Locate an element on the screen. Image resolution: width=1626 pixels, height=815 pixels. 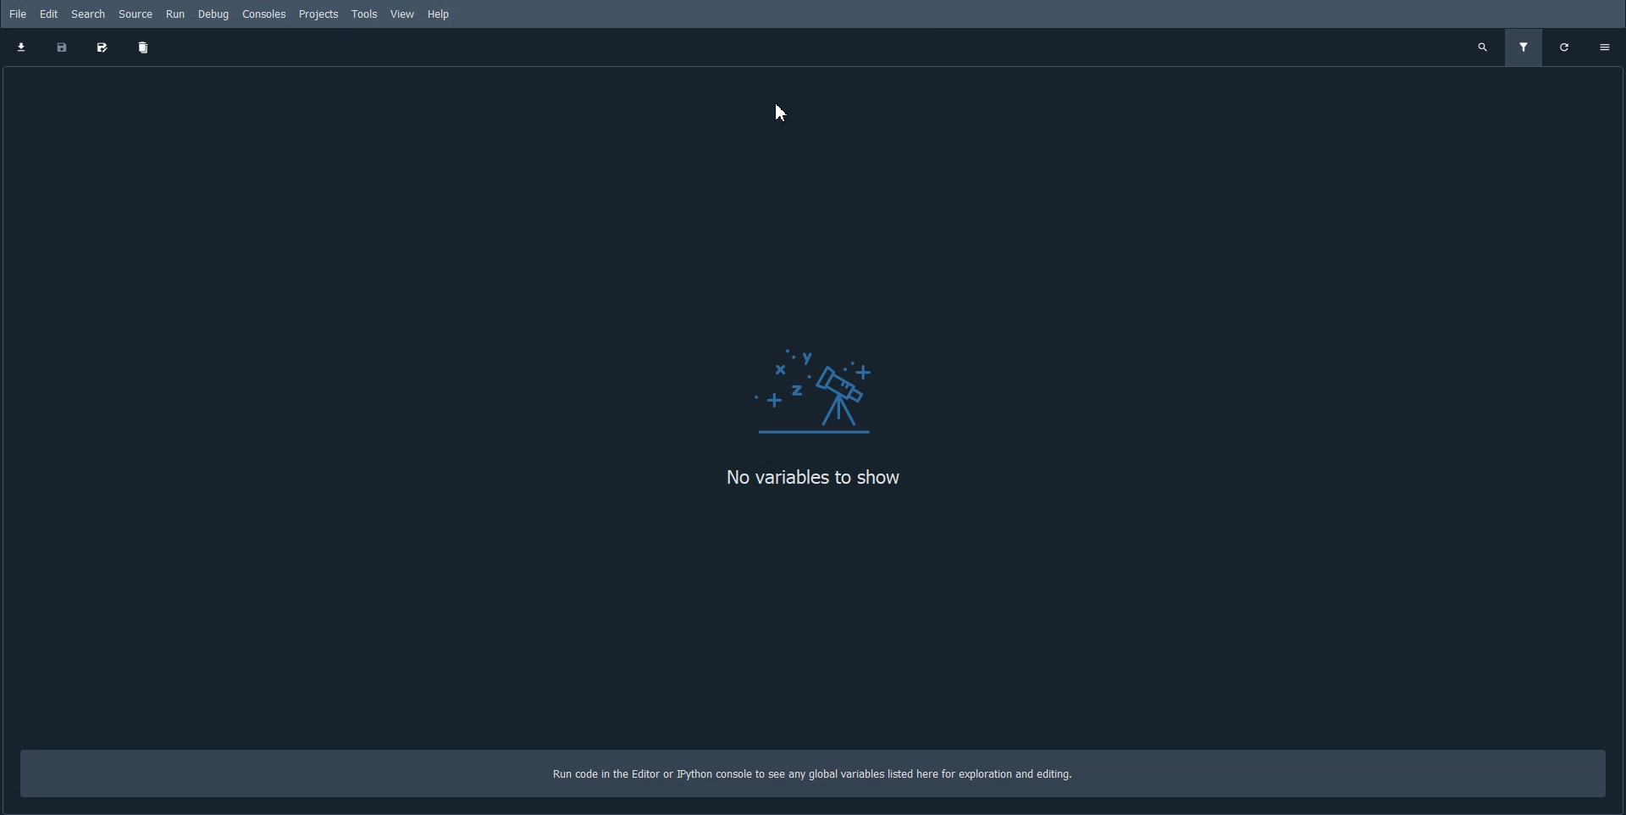
Options is located at coordinates (1607, 47).